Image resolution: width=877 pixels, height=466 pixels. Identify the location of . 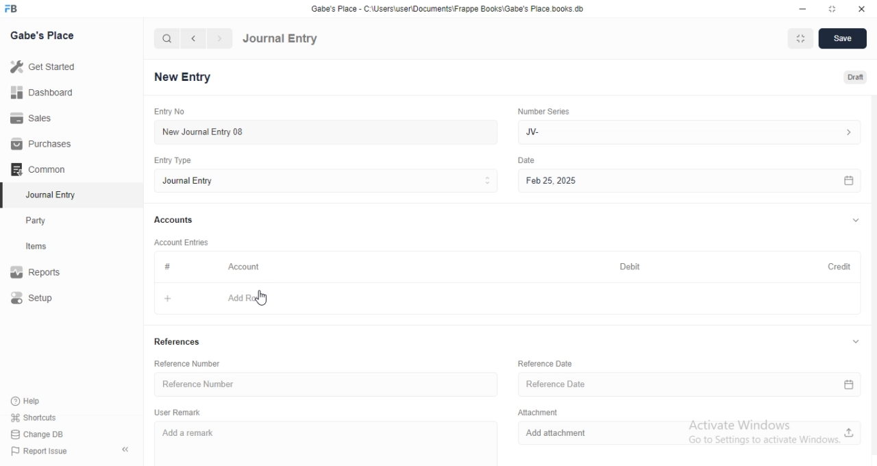
(526, 160).